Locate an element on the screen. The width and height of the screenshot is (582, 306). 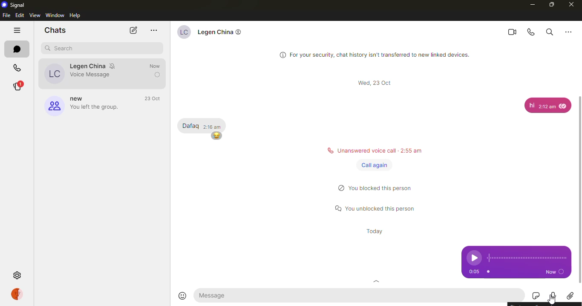
edit is located at coordinates (20, 15).